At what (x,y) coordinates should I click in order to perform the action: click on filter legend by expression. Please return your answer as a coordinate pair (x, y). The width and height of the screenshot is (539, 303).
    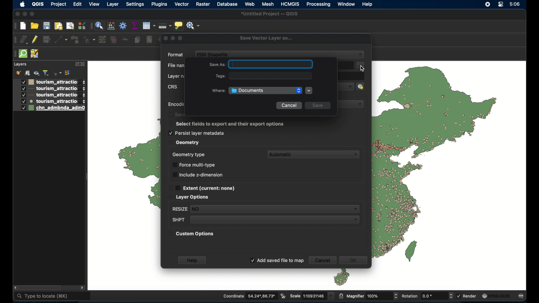
    Looking at the image, I should click on (57, 72).